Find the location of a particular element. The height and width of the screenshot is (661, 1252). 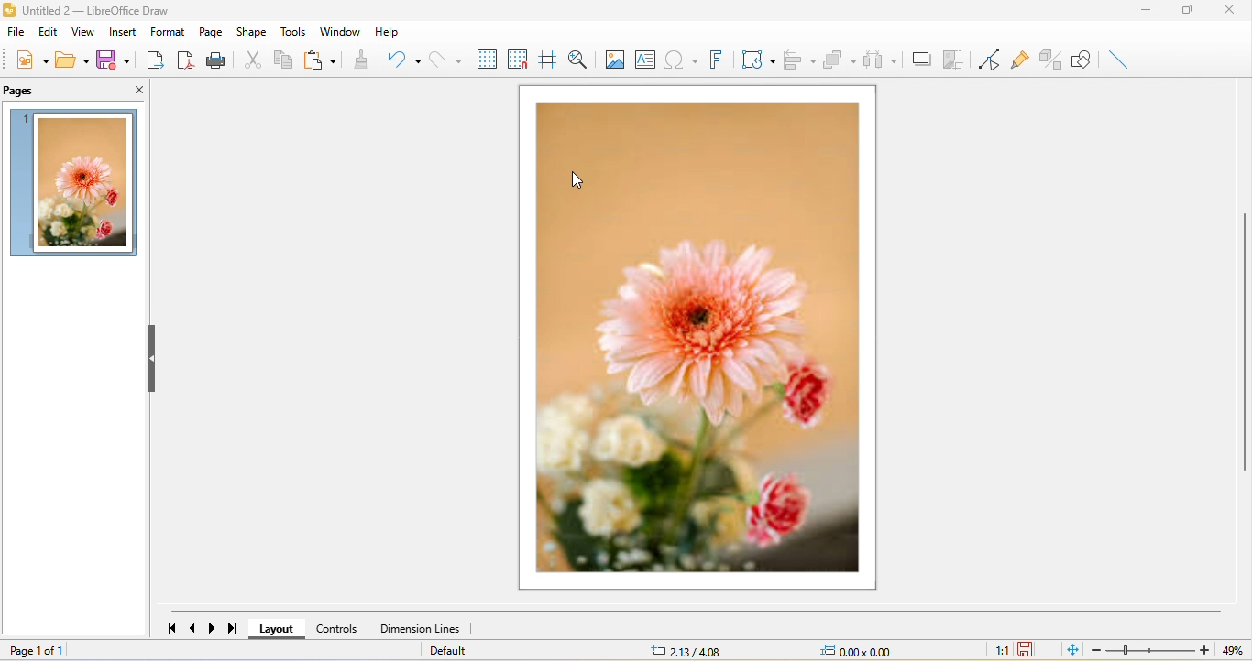

display to grid is located at coordinates (489, 57).